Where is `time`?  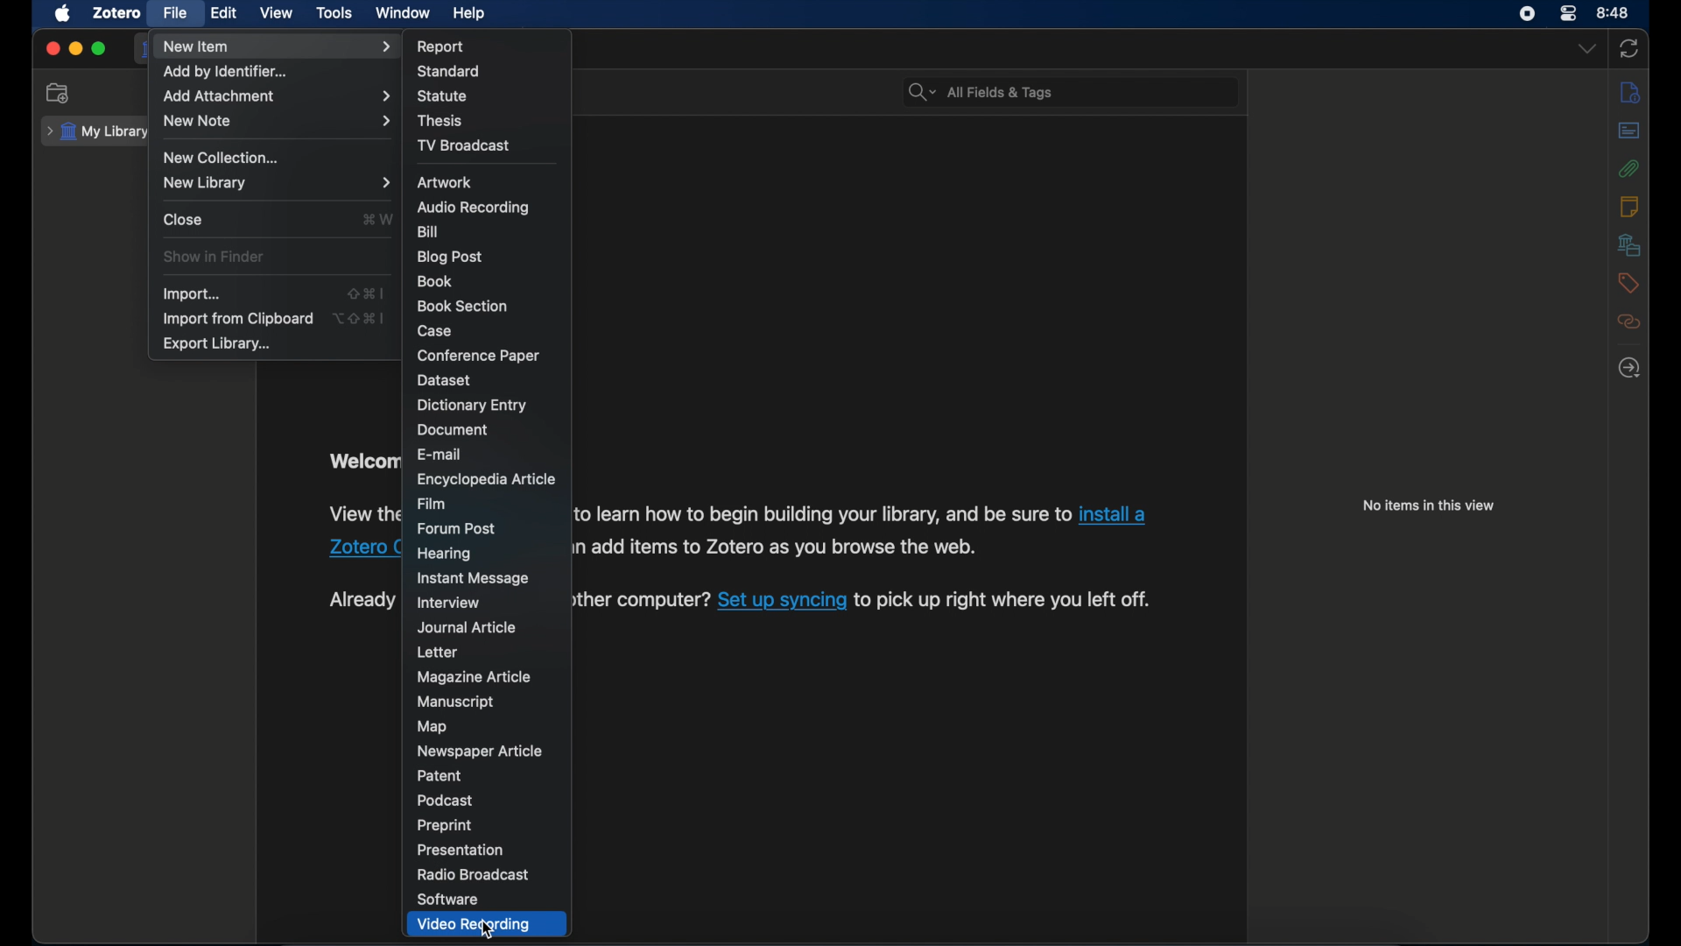 time is located at coordinates (1614, 13).